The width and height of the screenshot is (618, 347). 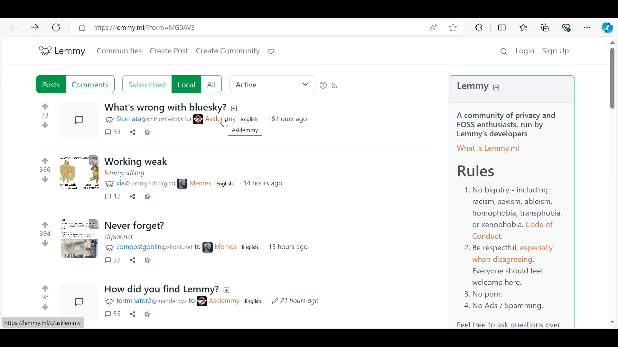 What do you see at coordinates (524, 28) in the screenshot?
I see `Favorites` at bounding box center [524, 28].